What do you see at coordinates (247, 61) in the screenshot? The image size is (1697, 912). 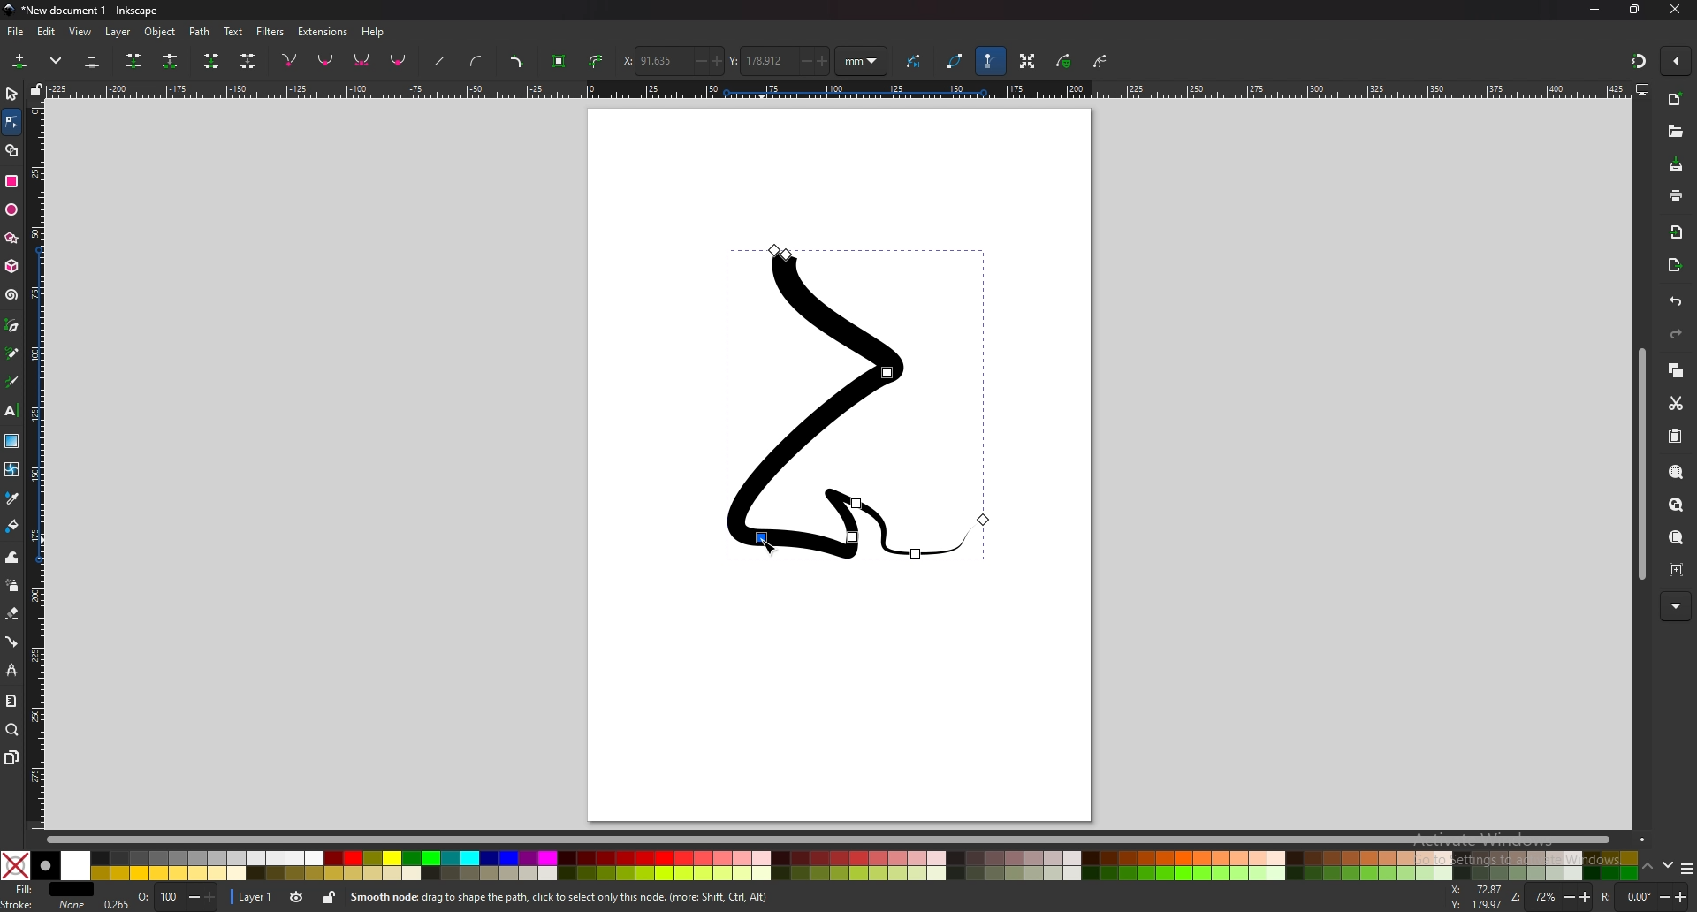 I see `delete segment between two non endpoint nodes` at bounding box center [247, 61].